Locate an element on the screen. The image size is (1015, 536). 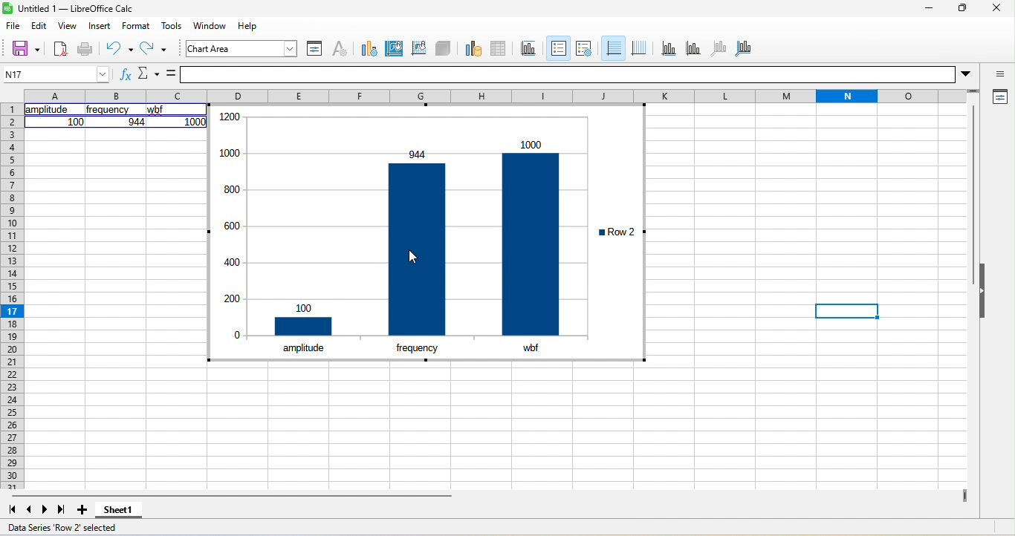
sidebar settings is located at coordinates (998, 71).